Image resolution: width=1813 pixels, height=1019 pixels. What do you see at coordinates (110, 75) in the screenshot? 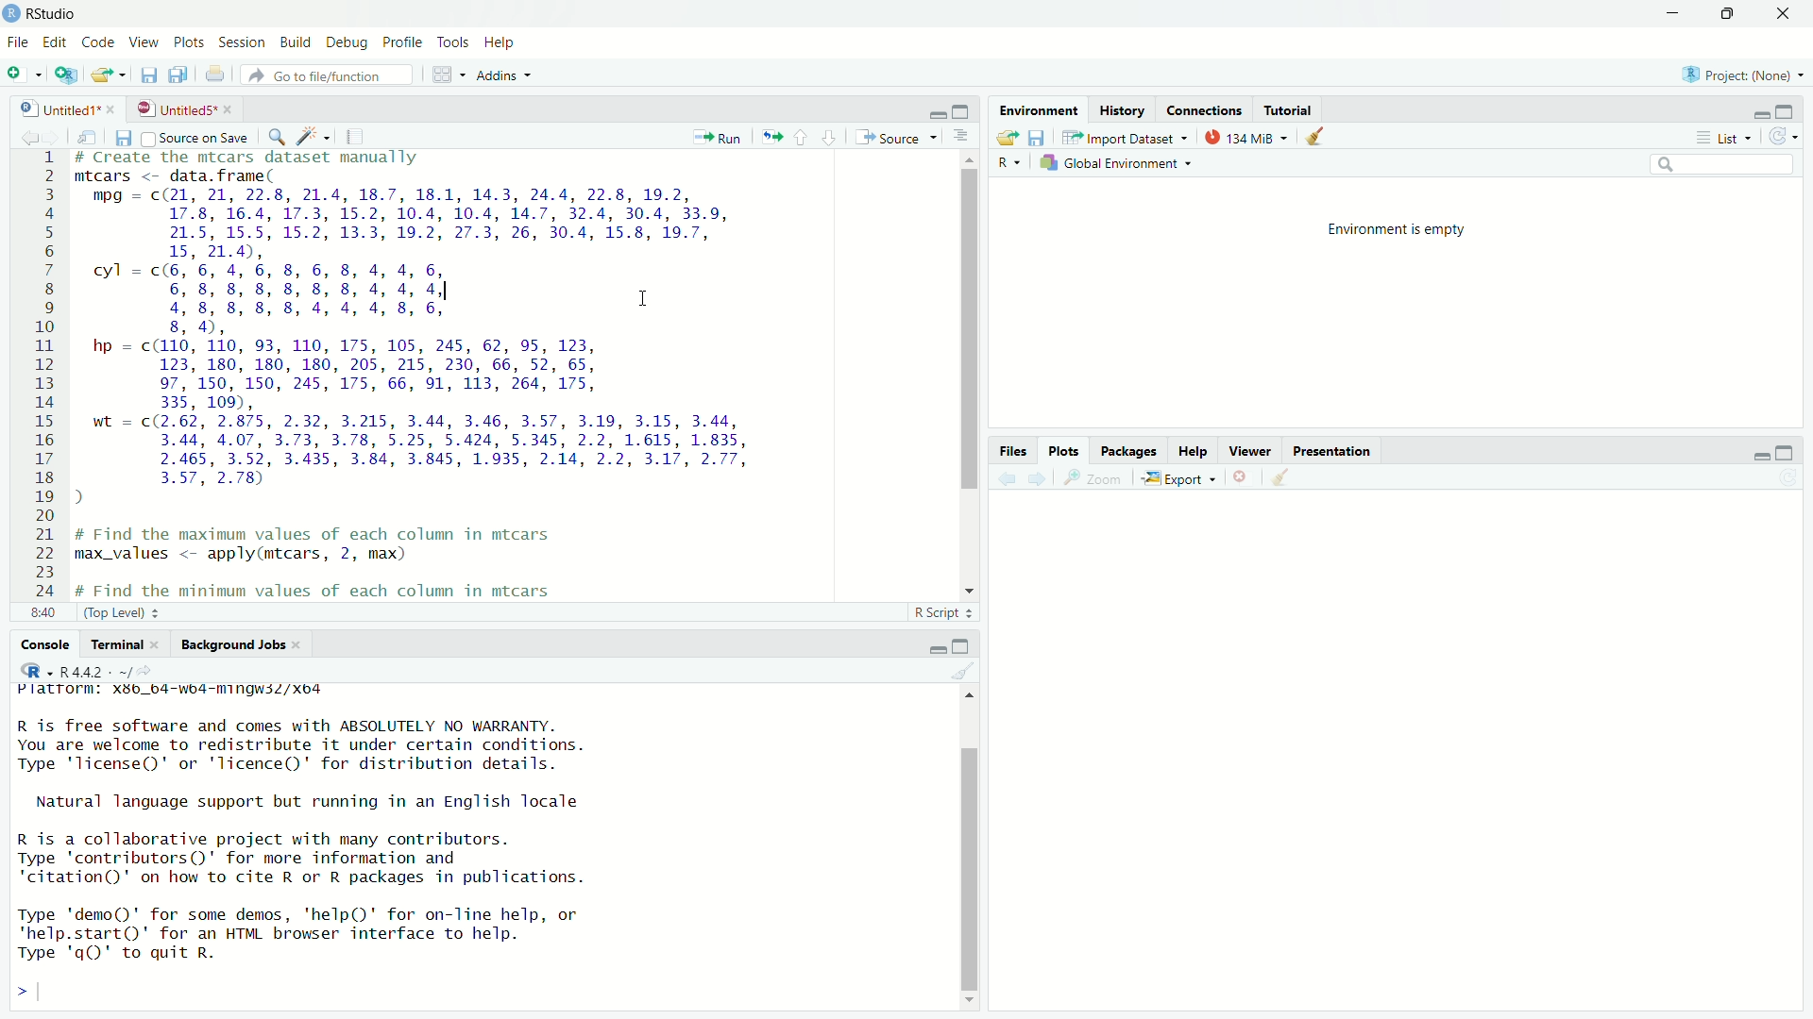
I see `move` at bounding box center [110, 75].